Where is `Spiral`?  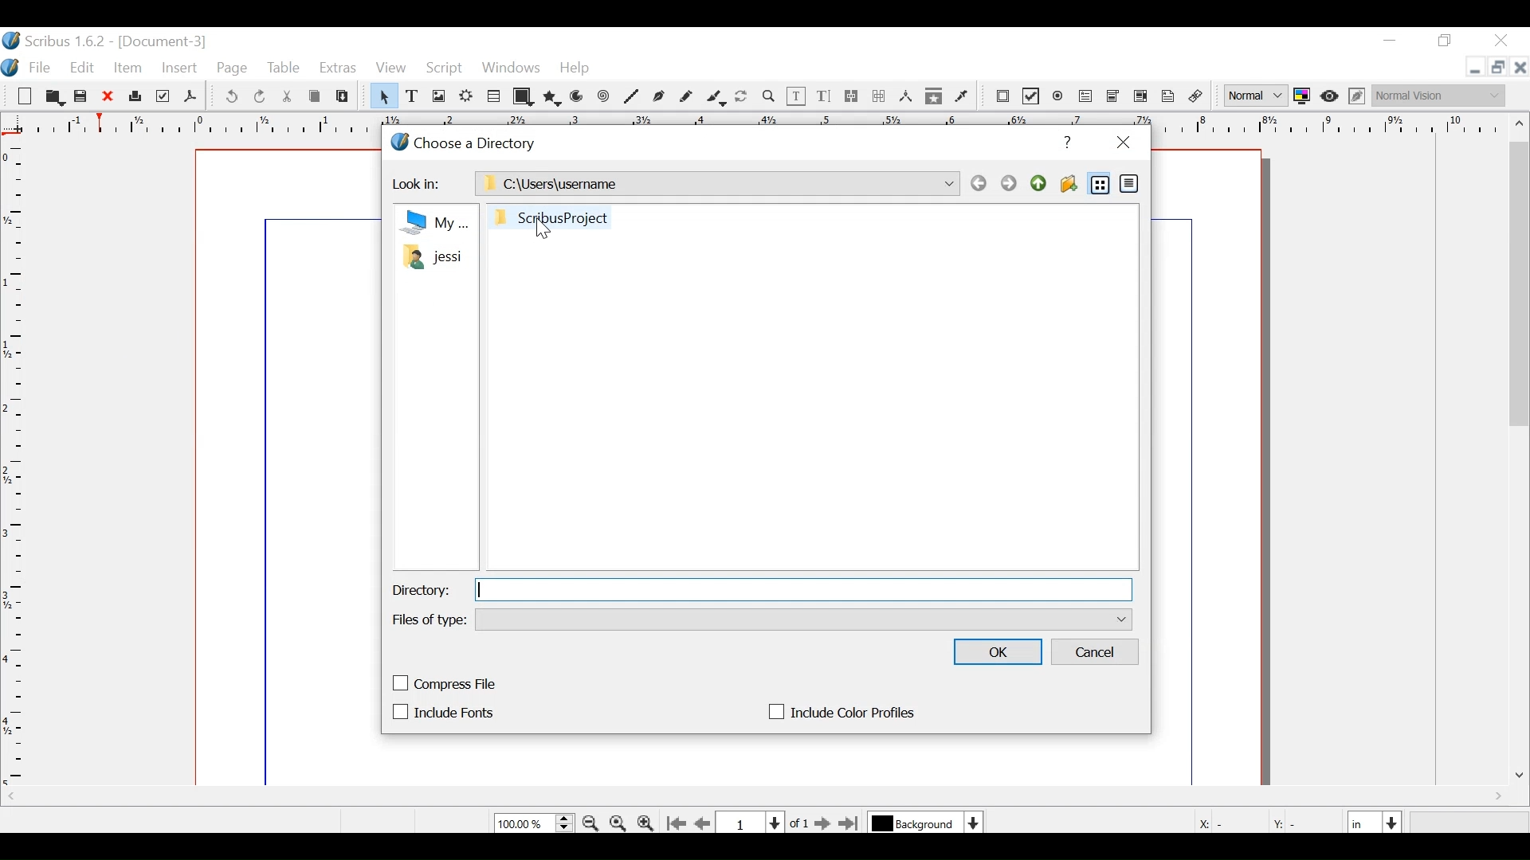
Spiral is located at coordinates (604, 98).